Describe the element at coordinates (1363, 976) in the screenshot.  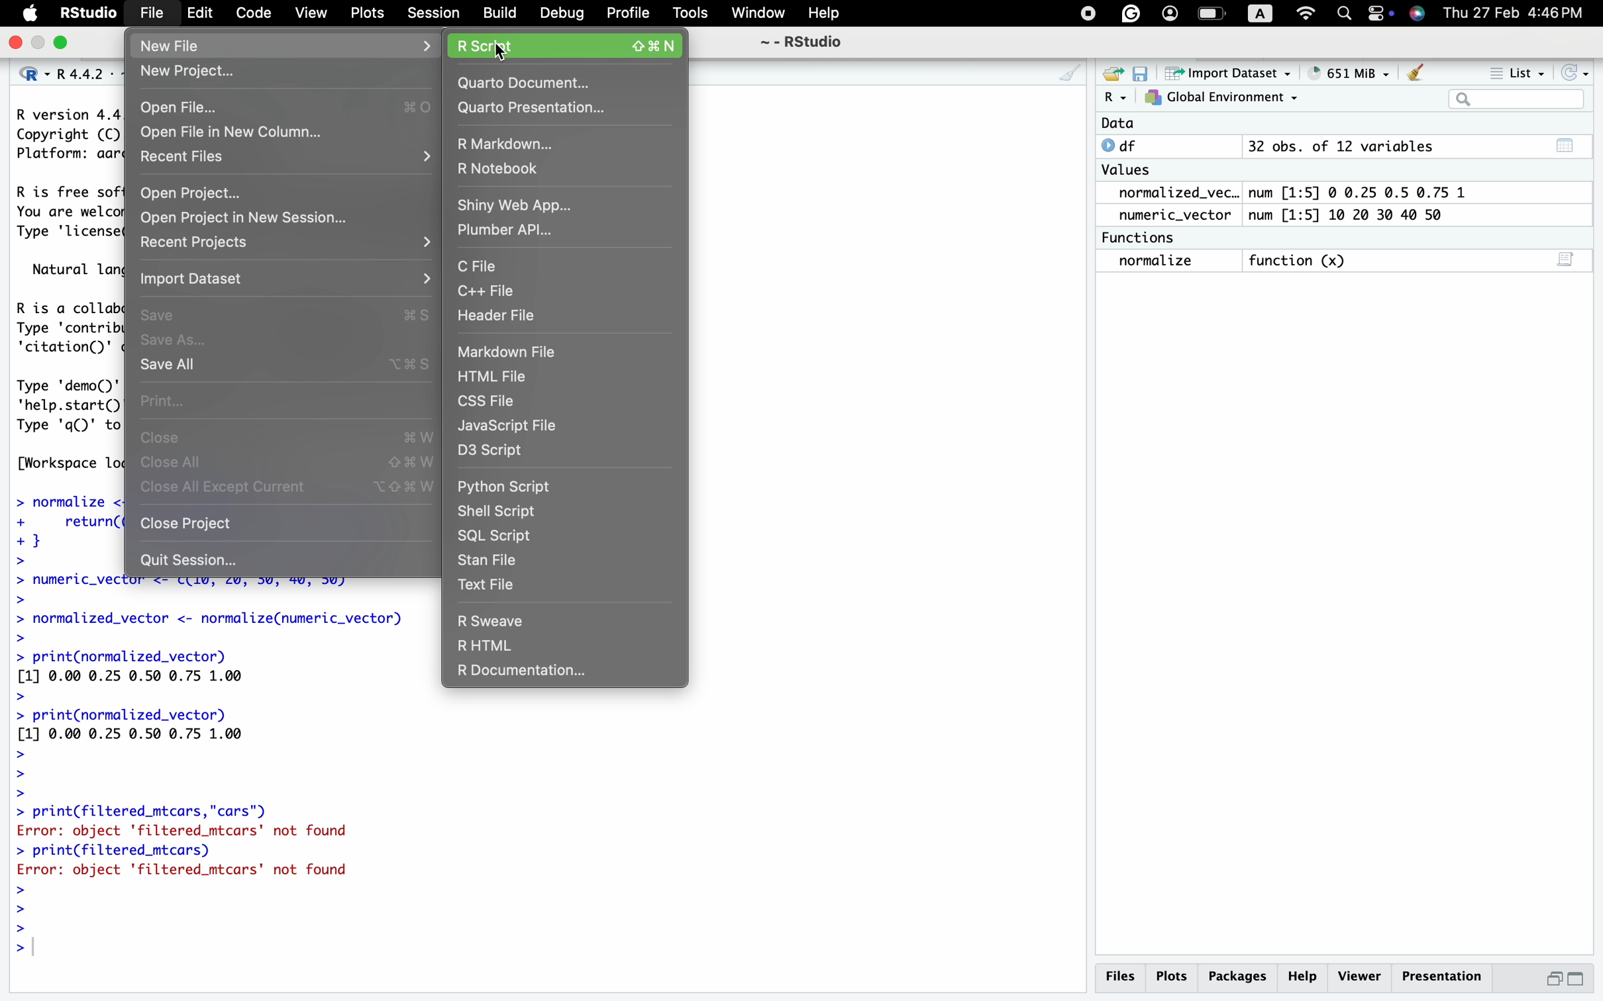
I see `p Viewer` at that location.